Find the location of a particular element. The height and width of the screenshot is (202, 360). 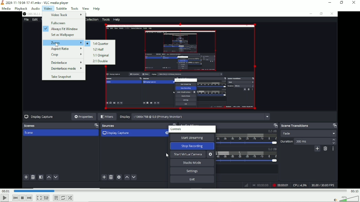

Zoom is located at coordinates (63, 43).